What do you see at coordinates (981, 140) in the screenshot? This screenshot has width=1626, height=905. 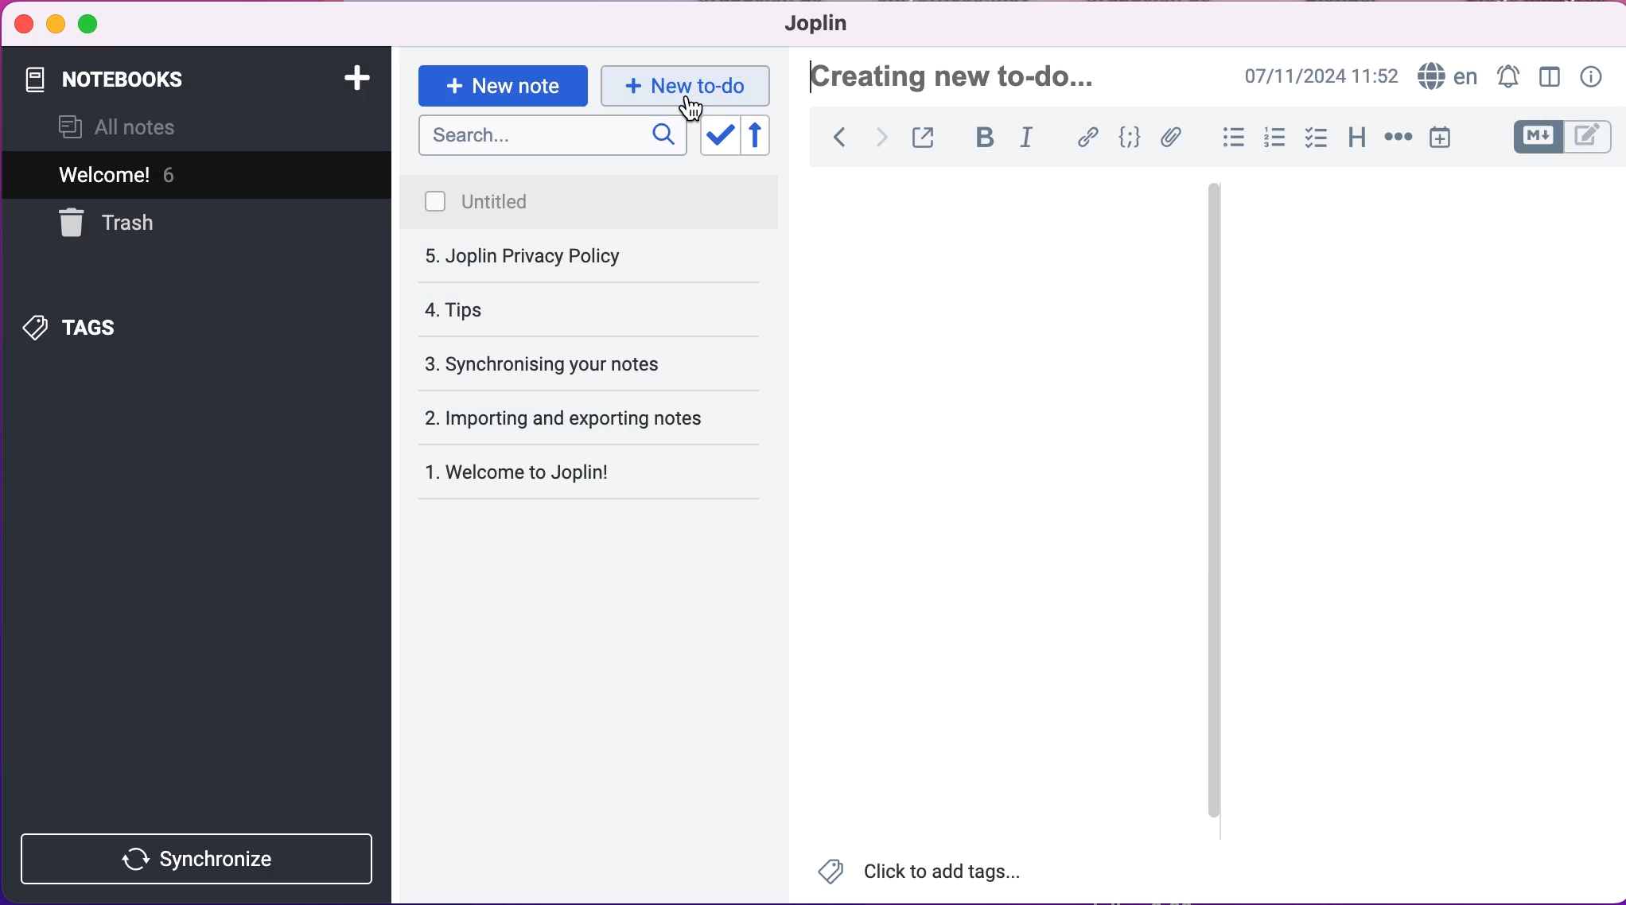 I see `bold` at bounding box center [981, 140].